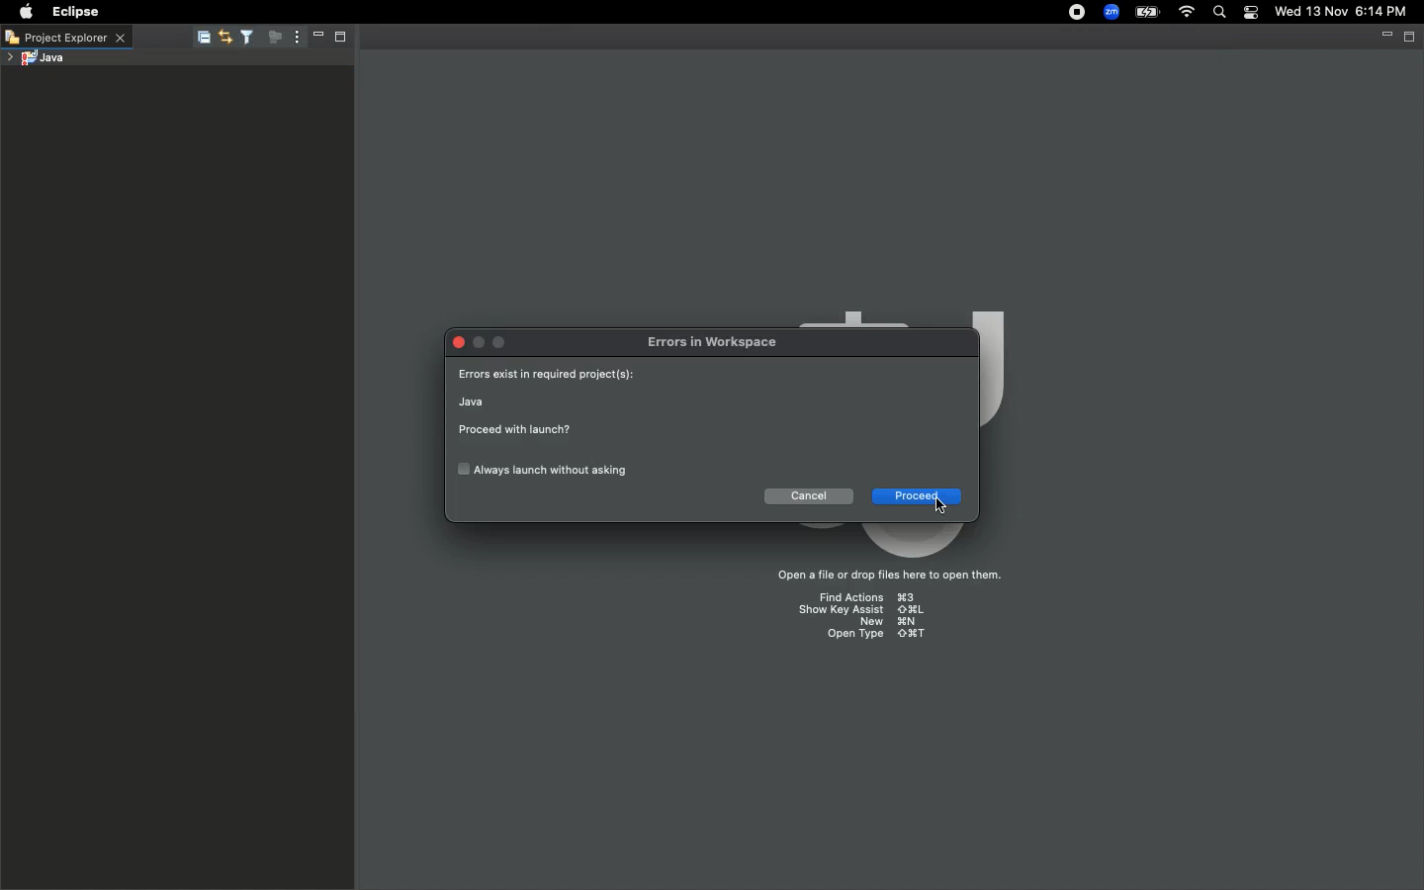  I want to click on Select and deselect filters , so click(247, 39).